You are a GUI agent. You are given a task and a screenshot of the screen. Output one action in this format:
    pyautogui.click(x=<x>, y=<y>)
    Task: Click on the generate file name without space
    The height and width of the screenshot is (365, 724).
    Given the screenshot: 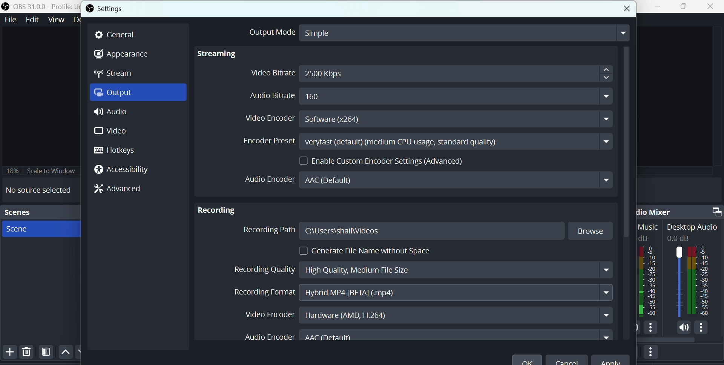 What is the action you would take?
    pyautogui.click(x=350, y=250)
    